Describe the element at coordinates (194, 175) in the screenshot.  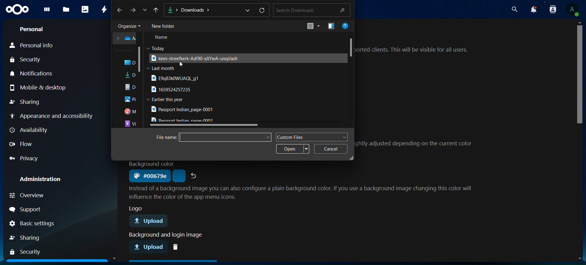
I see `refresh` at that location.